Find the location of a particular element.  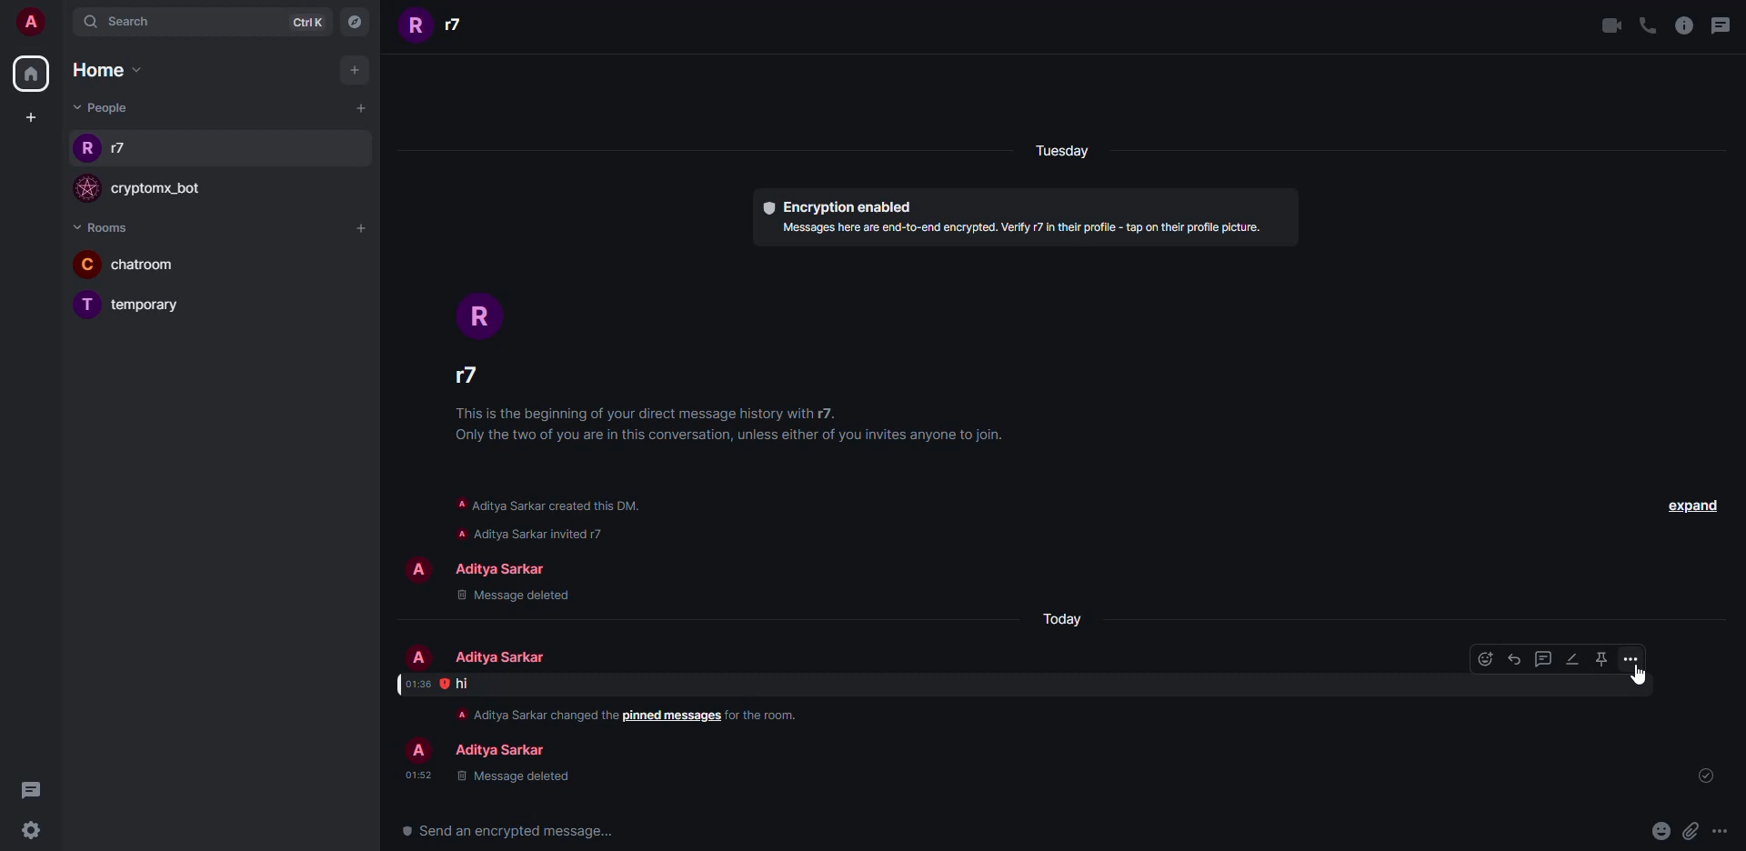

expand is located at coordinates (1691, 505).